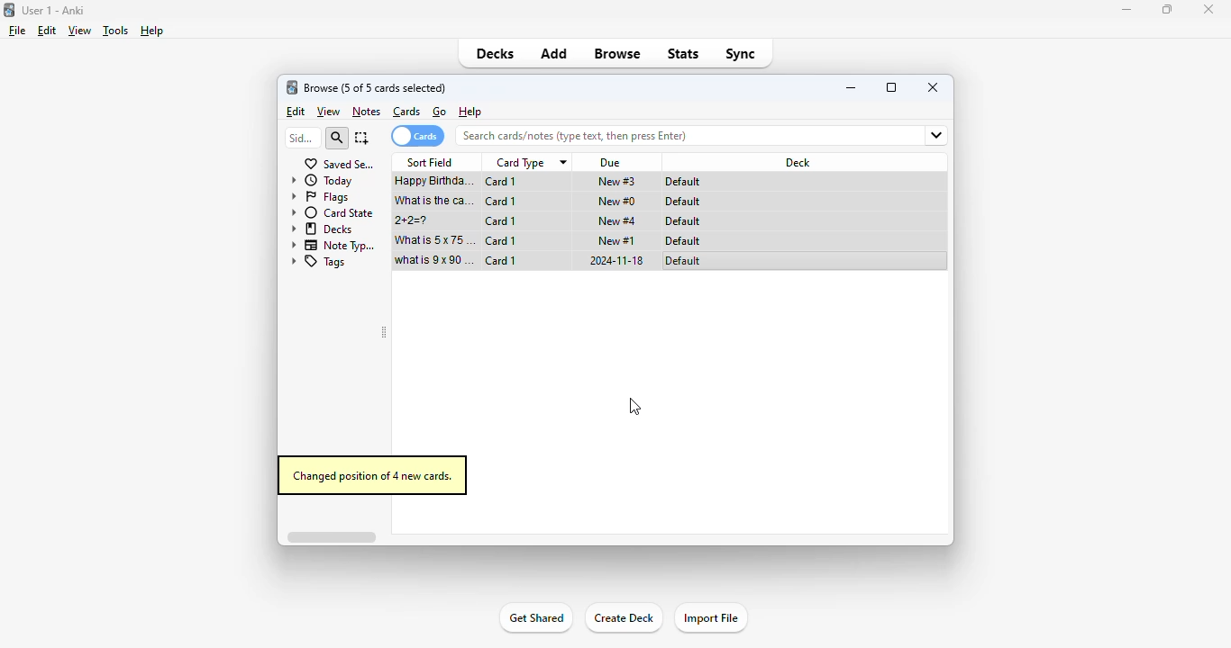  What do you see at coordinates (617, 220) in the screenshot?
I see `new #4` at bounding box center [617, 220].